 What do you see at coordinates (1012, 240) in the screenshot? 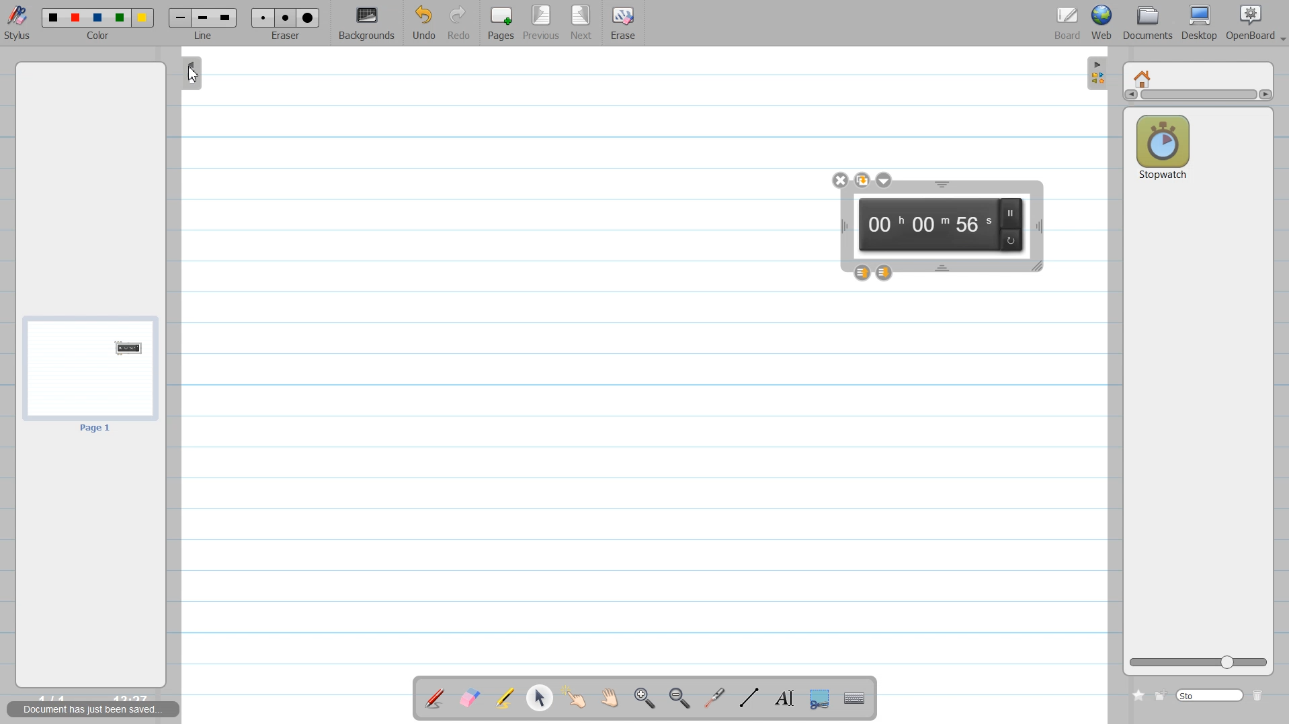
I see `reload` at bounding box center [1012, 240].